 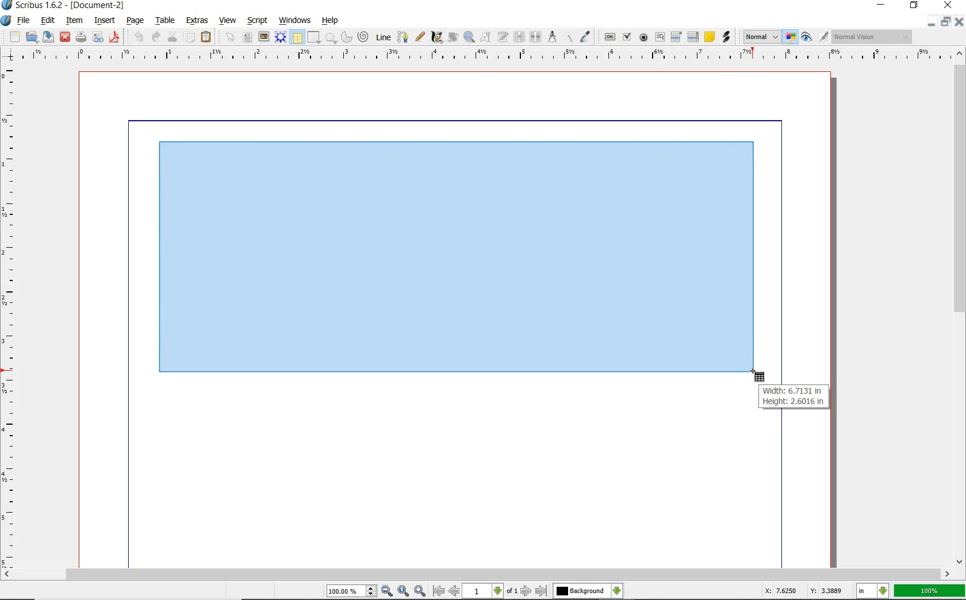 I want to click on table, so click(x=167, y=21).